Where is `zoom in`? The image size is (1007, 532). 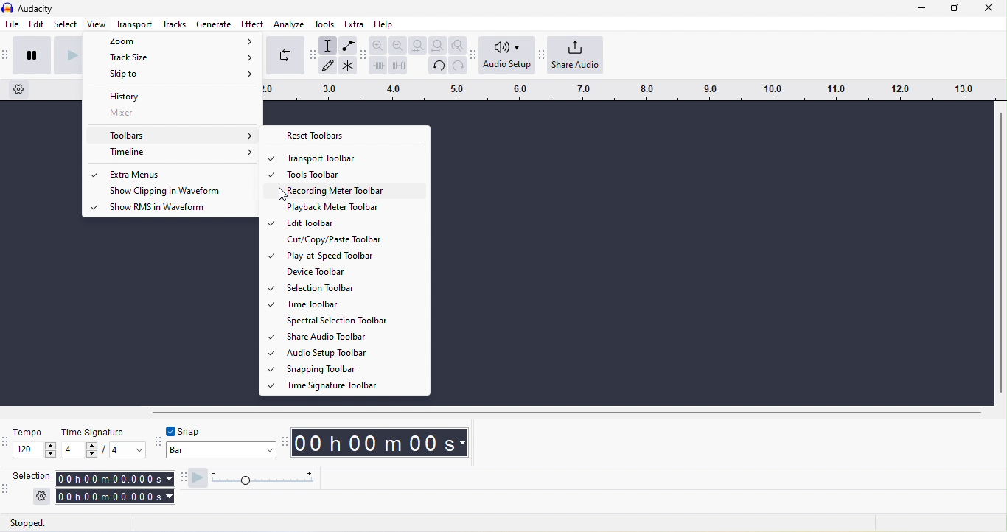
zoom in is located at coordinates (378, 44).